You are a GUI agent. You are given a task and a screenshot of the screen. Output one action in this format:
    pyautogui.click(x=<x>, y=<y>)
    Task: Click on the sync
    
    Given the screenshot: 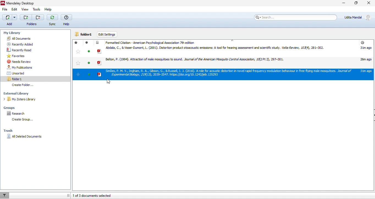 What is the action you would take?
    pyautogui.click(x=52, y=20)
    